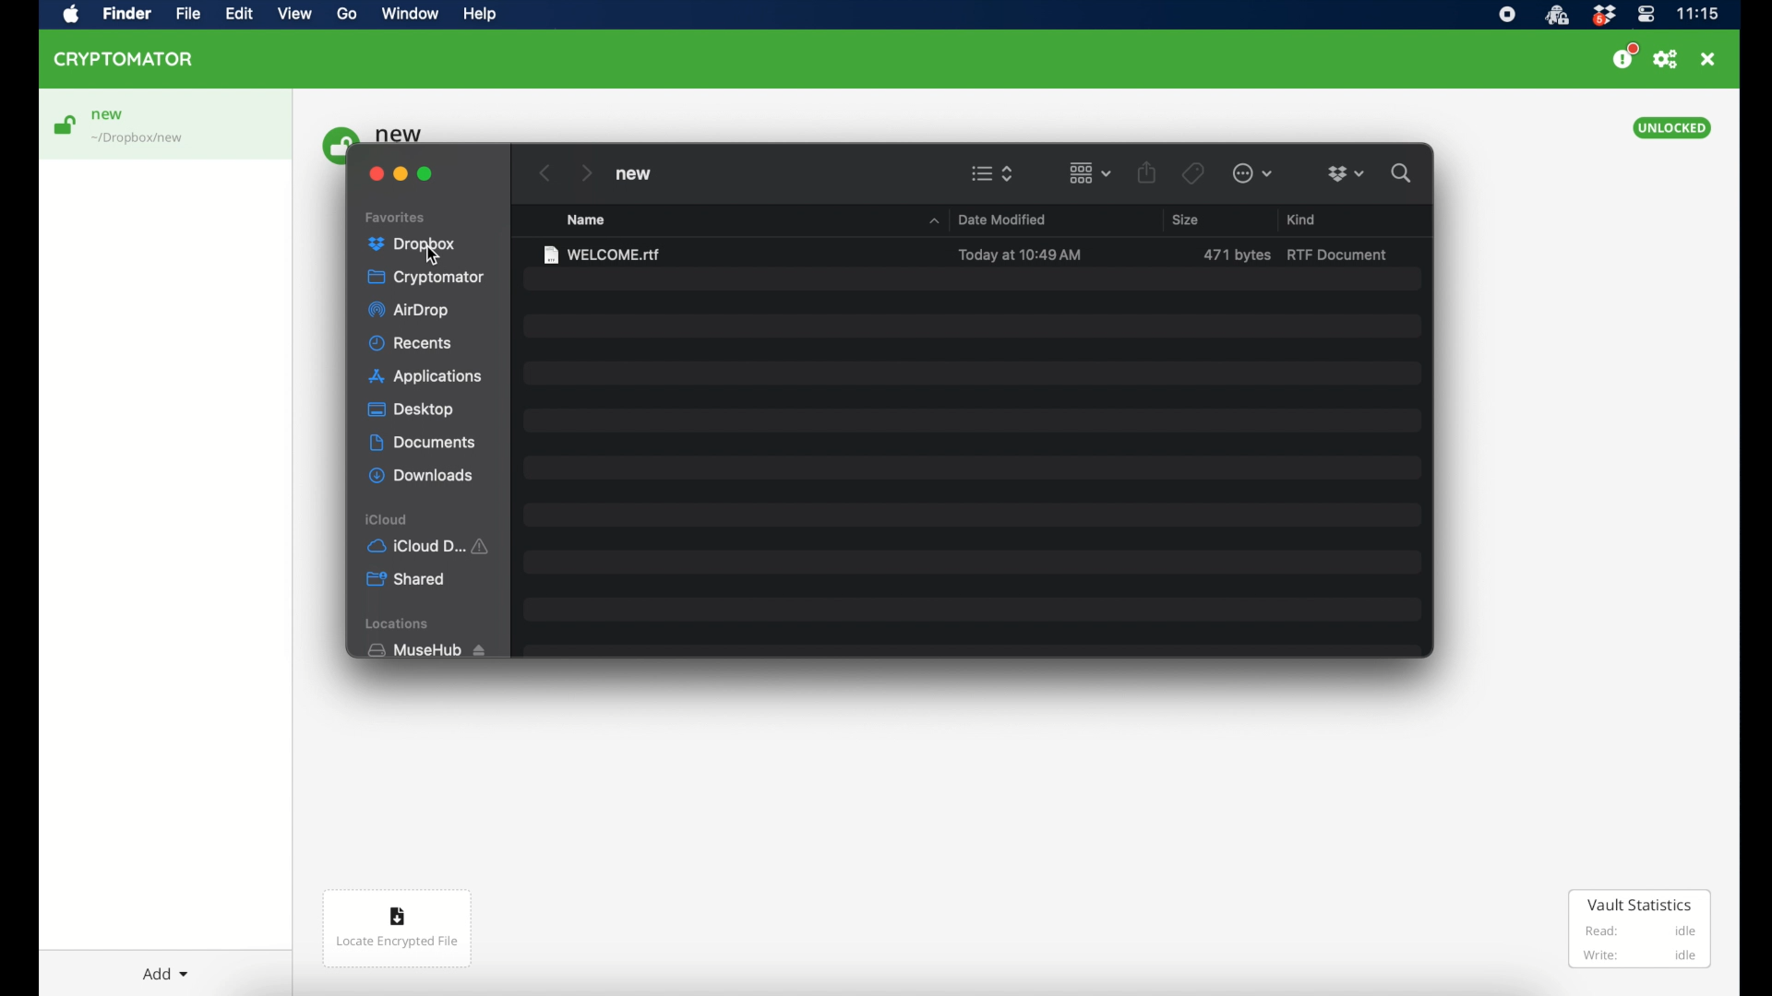 The width and height of the screenshot is (1772, 996). I want to click on desktop, so click(411, 409).